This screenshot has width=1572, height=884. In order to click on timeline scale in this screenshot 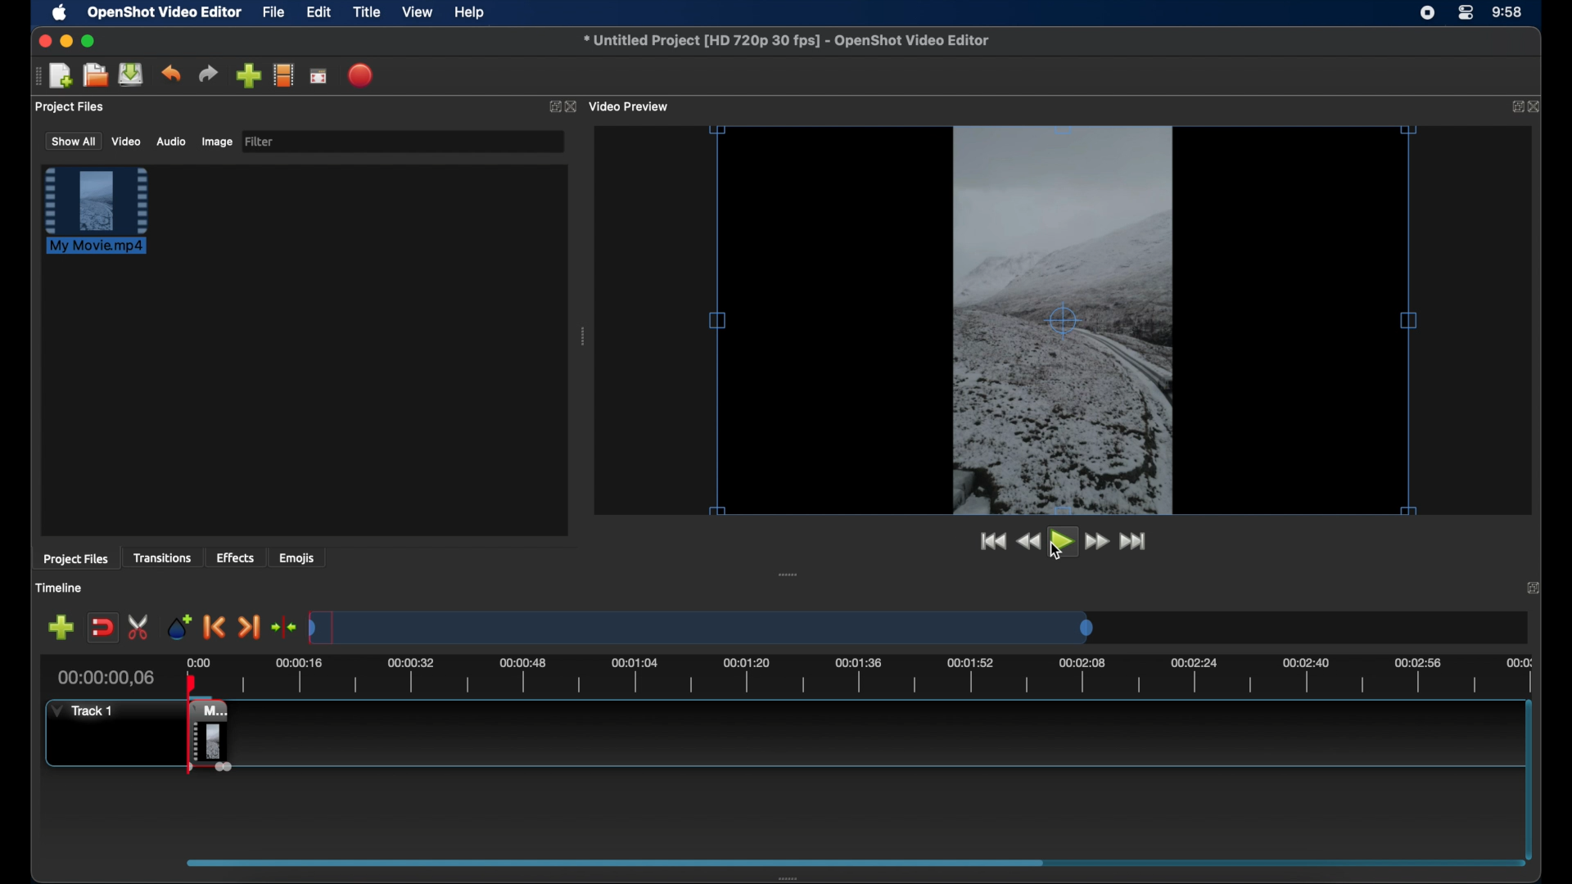, I will do `click(888, 676)`.